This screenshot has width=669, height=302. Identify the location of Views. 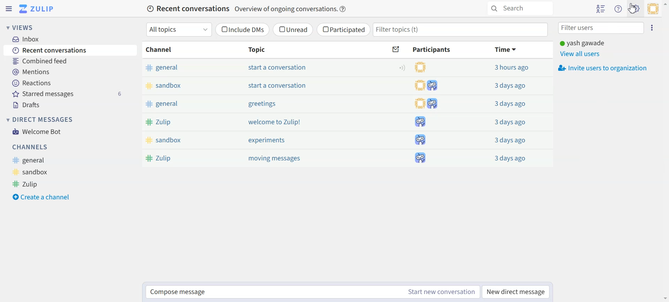
(21, 28).